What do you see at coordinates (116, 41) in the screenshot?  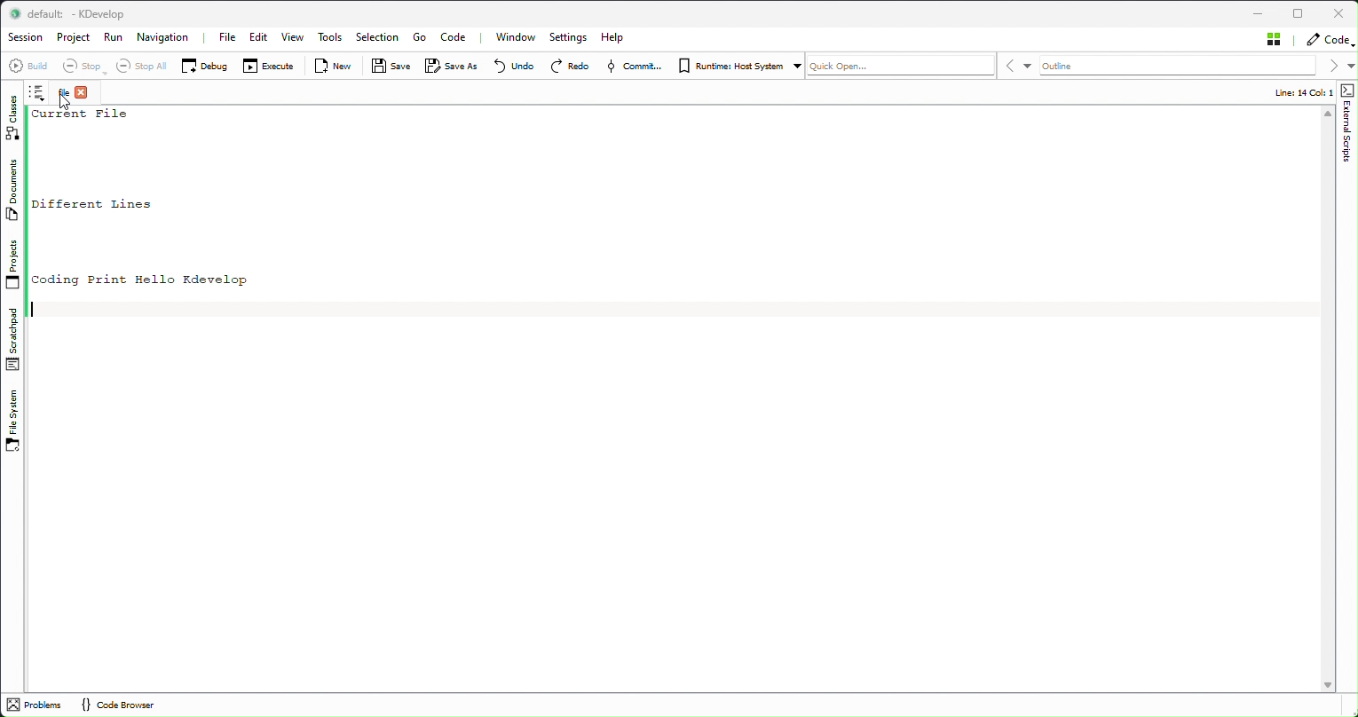 I see `Run` at bounding box center [116, 41].